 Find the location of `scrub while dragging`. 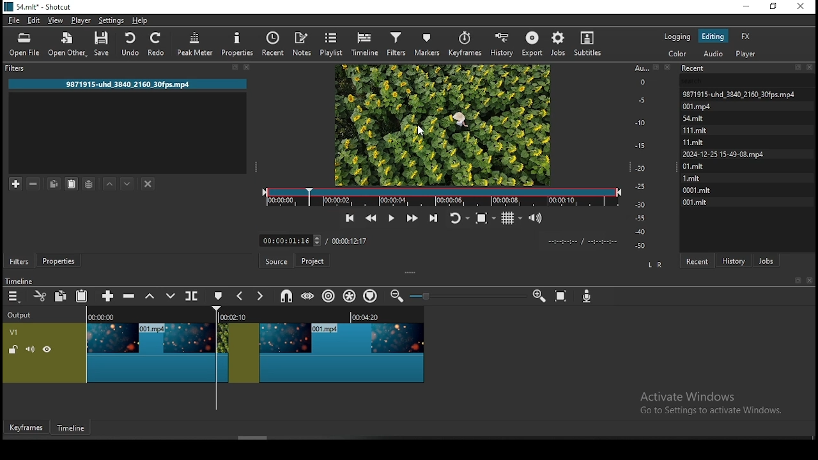

scrub while dragging is located at coordinates (308, 295).